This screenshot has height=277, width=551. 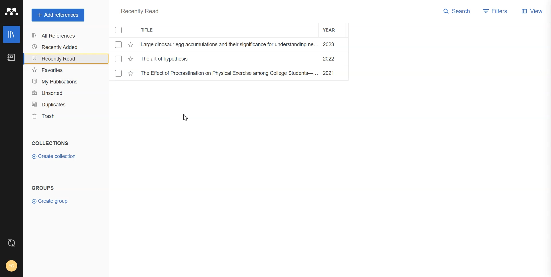 What do you see at coordinates (59, 93) in the screenshot?
I see `Unsorted` at bounding box center [59, 93].